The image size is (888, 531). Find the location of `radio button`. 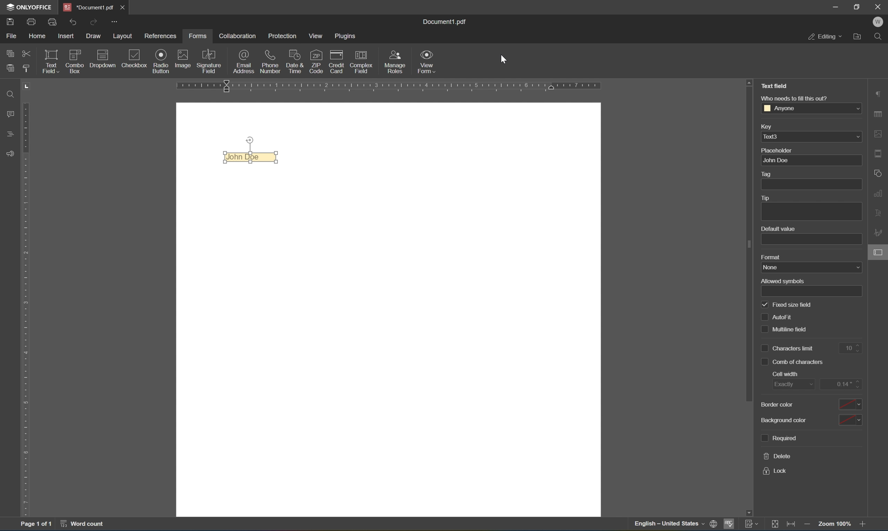

radio button is located at coordinates (161, 60).